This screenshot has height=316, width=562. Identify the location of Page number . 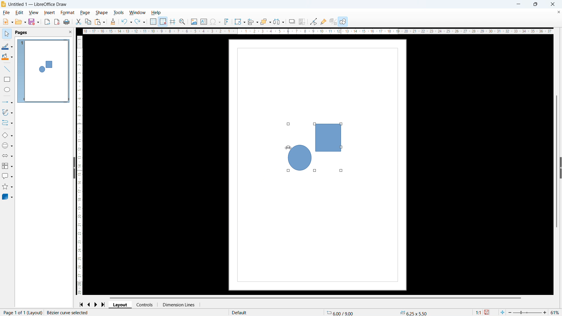
(22, 312).